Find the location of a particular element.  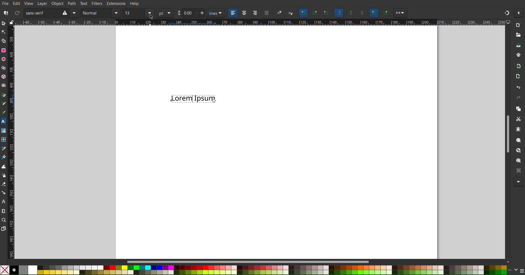

Scaling Objects settings is located at coordinates (349, 13).